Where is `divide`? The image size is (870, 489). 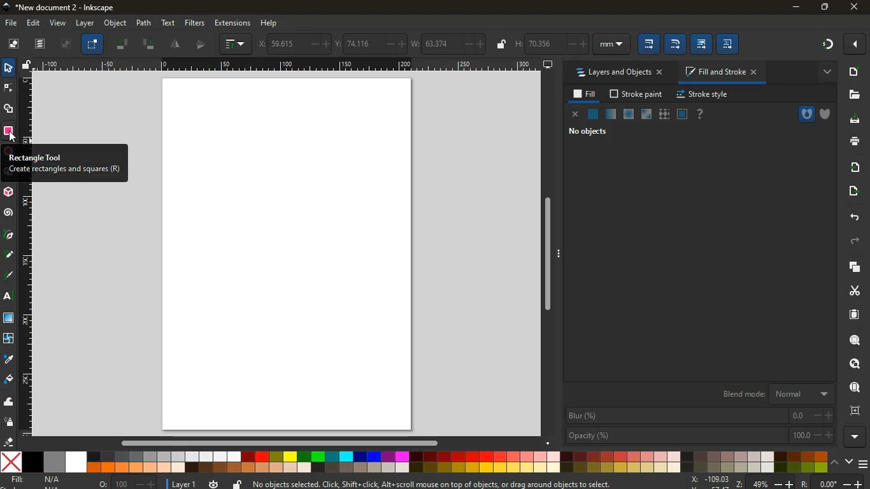
divide is located at coordinates (176, 45).